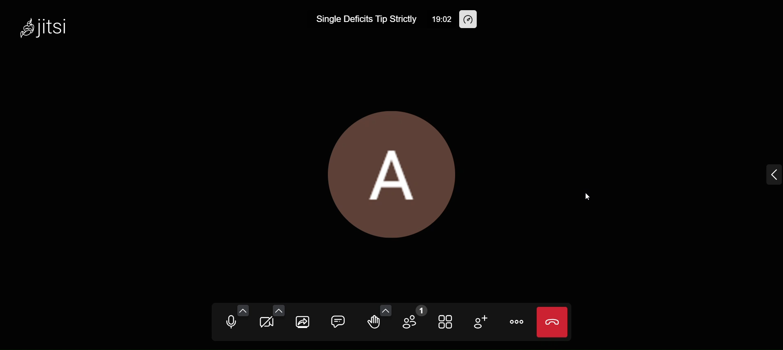 The image size is (783, 350). What do you see at coordinates (445, 322) in the screenshot?
I see `tile view` at bounding box center [445, 322].